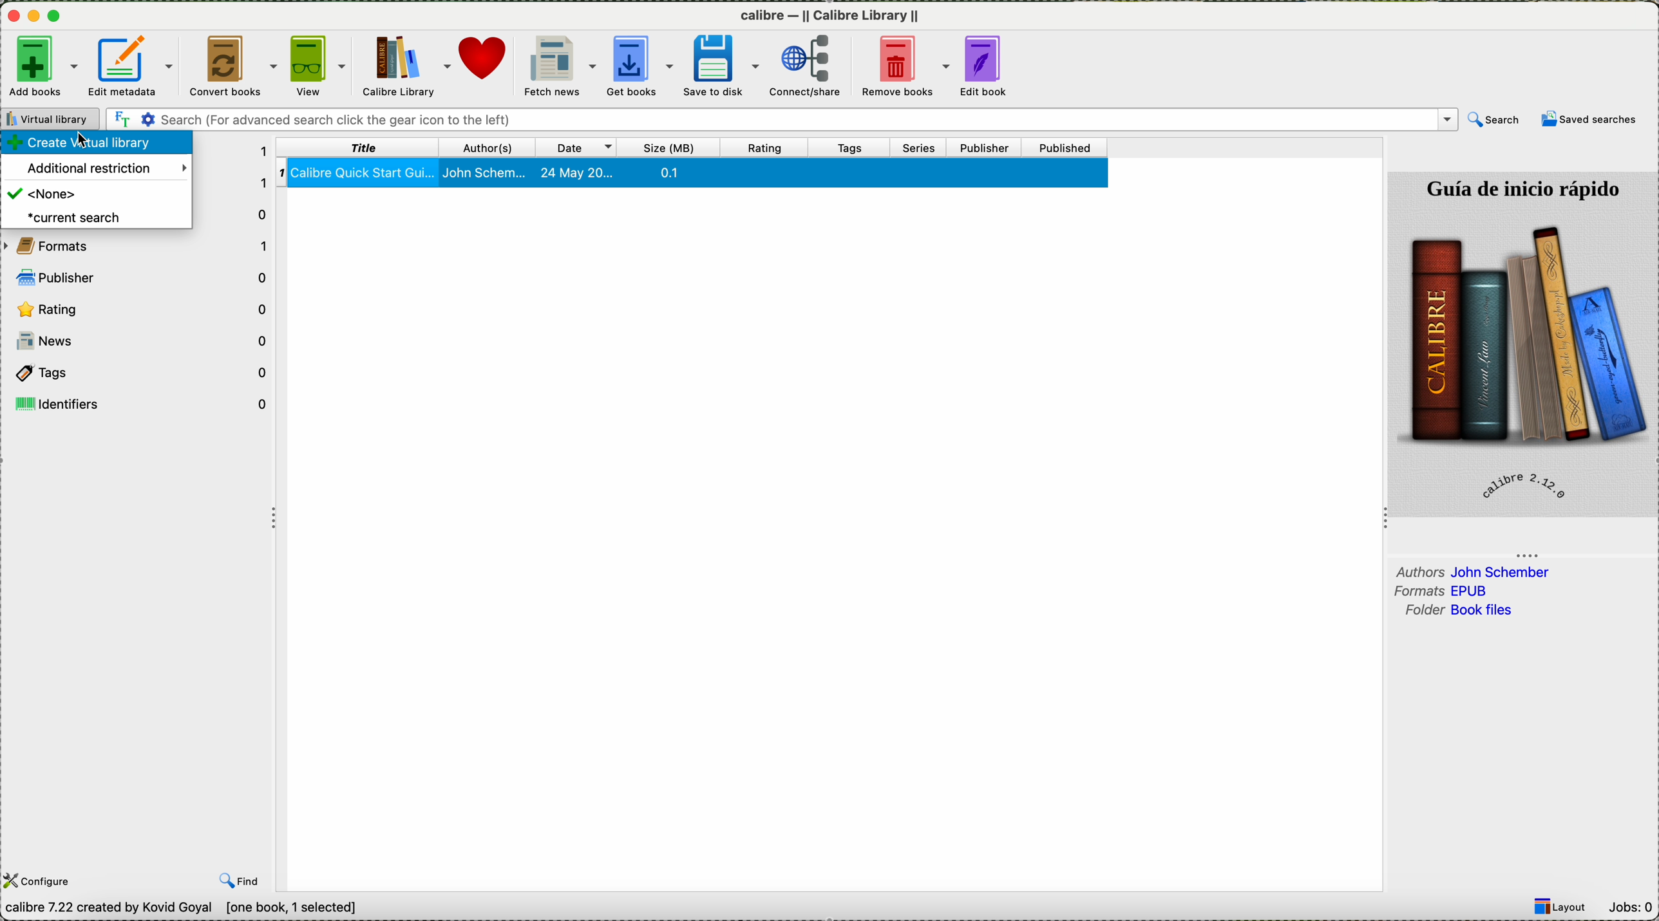 The width and height of the screenshot is (1659, 921). Describe the element at coordinates (673, 147) in the screenshot. I see `size` at that location.